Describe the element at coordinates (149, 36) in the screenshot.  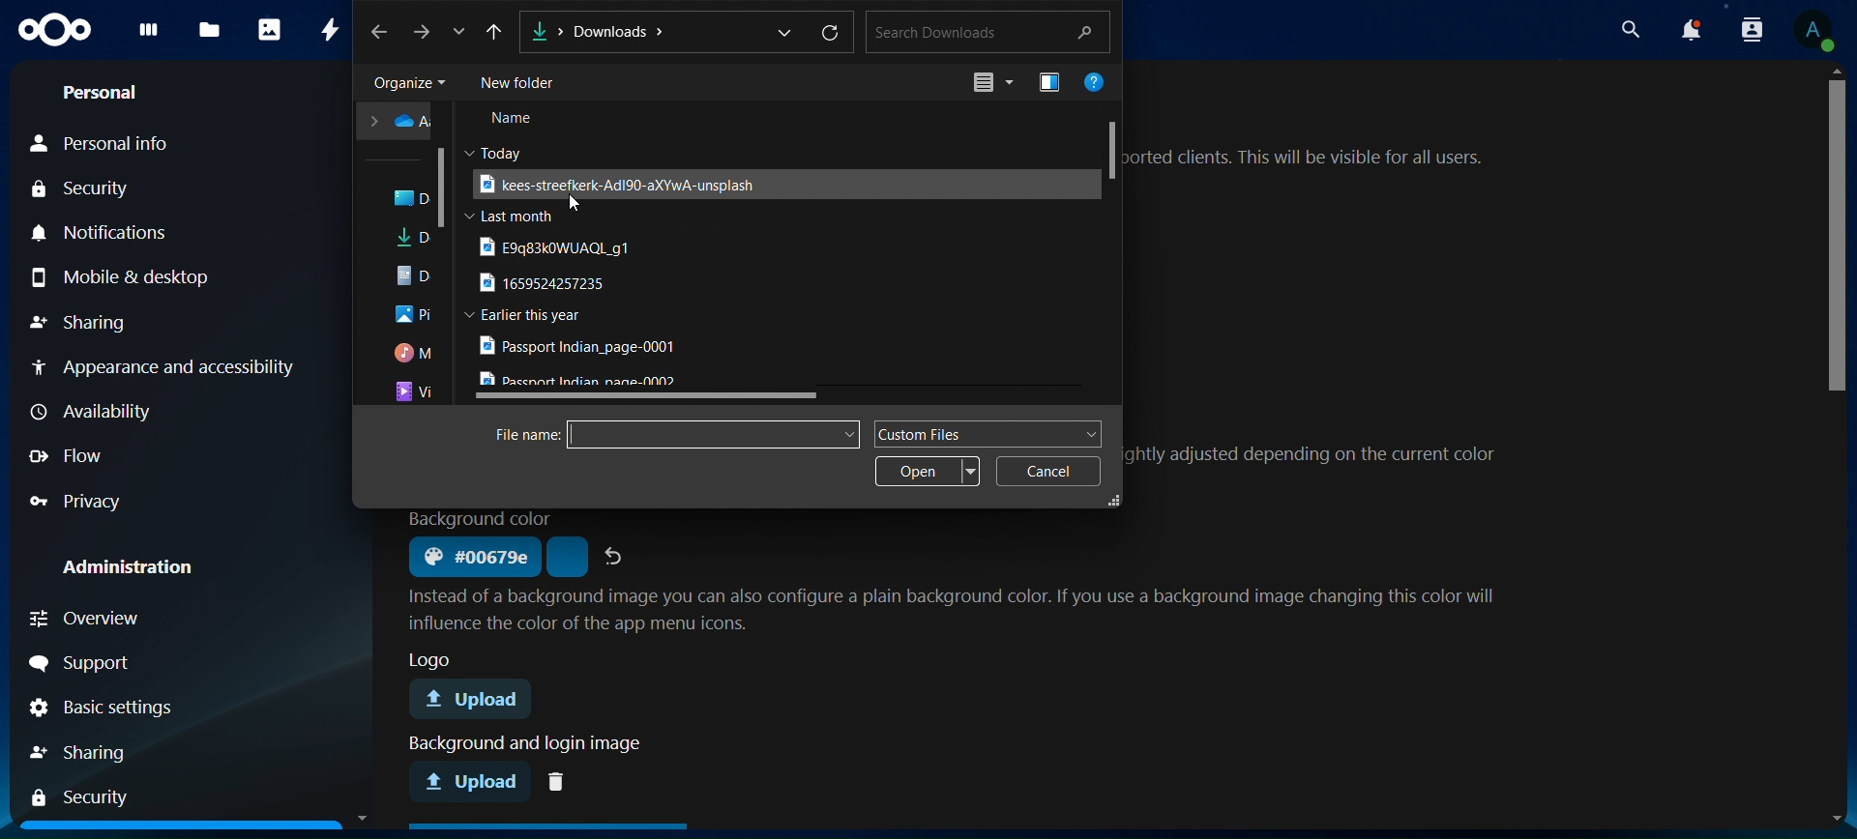
I see `dashboard` at that location.